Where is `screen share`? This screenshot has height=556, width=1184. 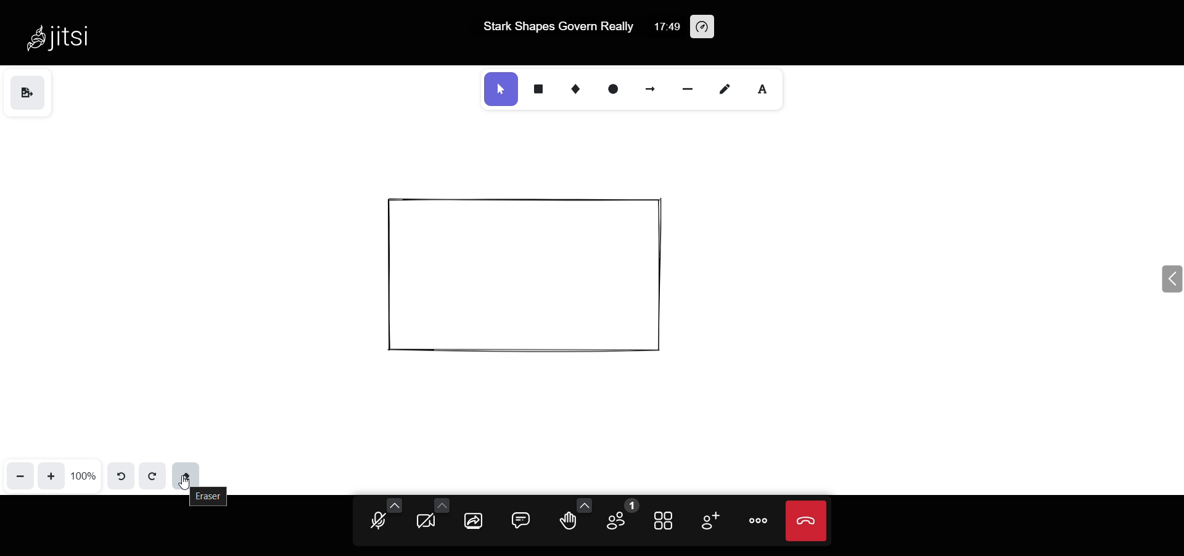 screen share is located at coordinates (472, 520).